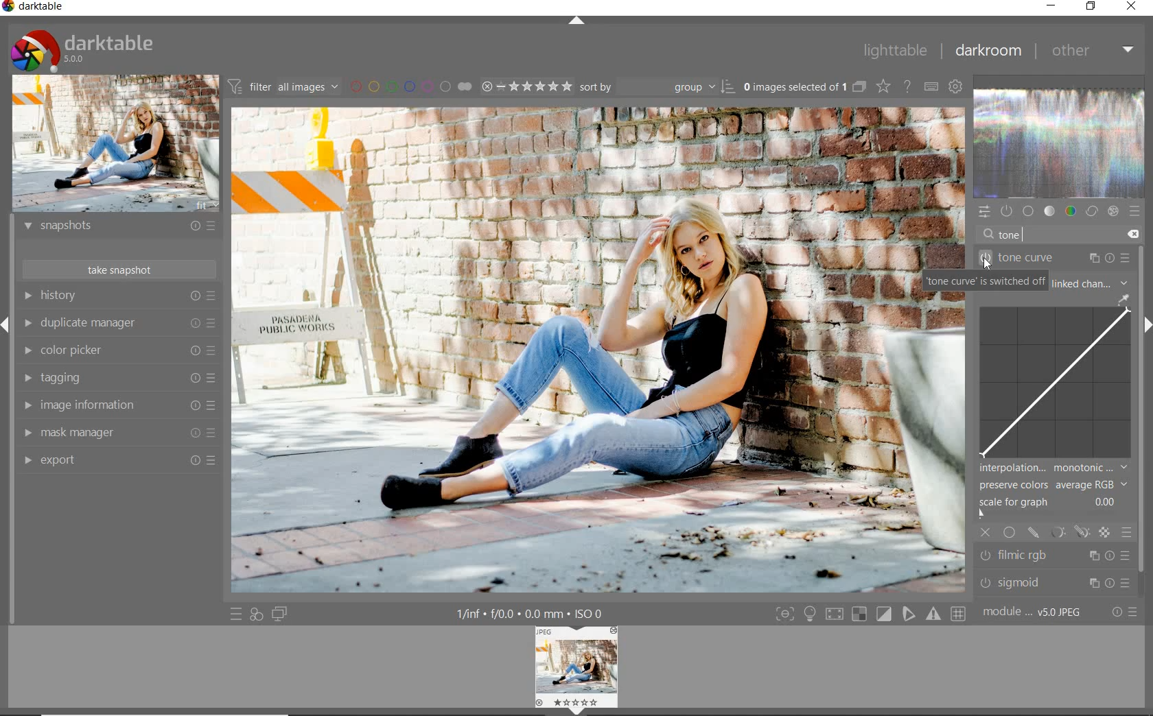 Image resolution: width=1153 pixels, height=716 pixels. Describe the element at coordinates (894, 53) in the screenshot. I see `lighttable` at that location.